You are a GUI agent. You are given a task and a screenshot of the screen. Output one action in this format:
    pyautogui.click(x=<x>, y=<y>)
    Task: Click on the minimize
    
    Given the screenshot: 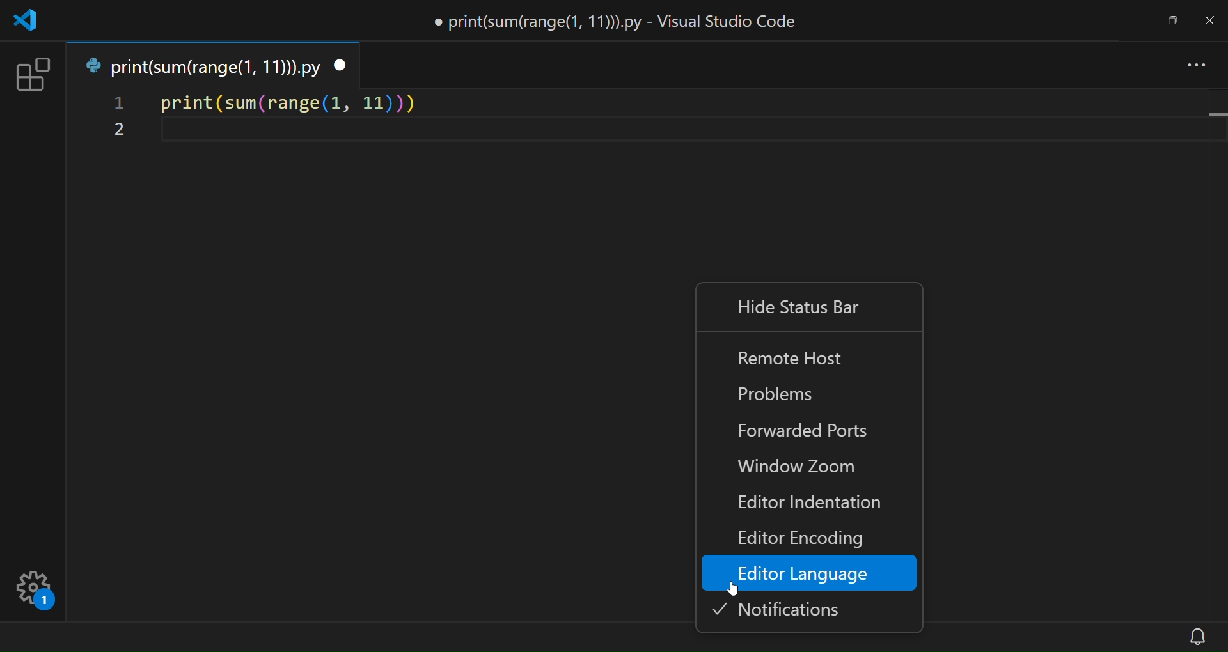 What is the action you would take?
    pyautogui.click(x=1140, y=20)
    